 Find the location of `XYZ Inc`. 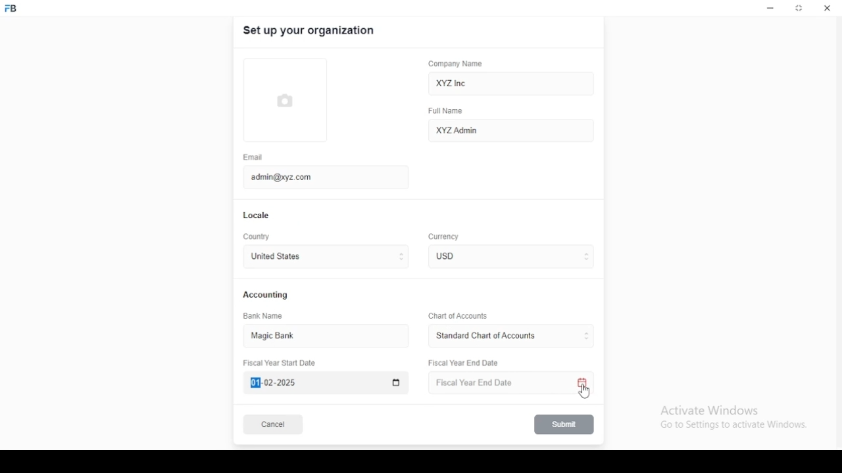

XYZ Inc is located at coordinates (512, 84).